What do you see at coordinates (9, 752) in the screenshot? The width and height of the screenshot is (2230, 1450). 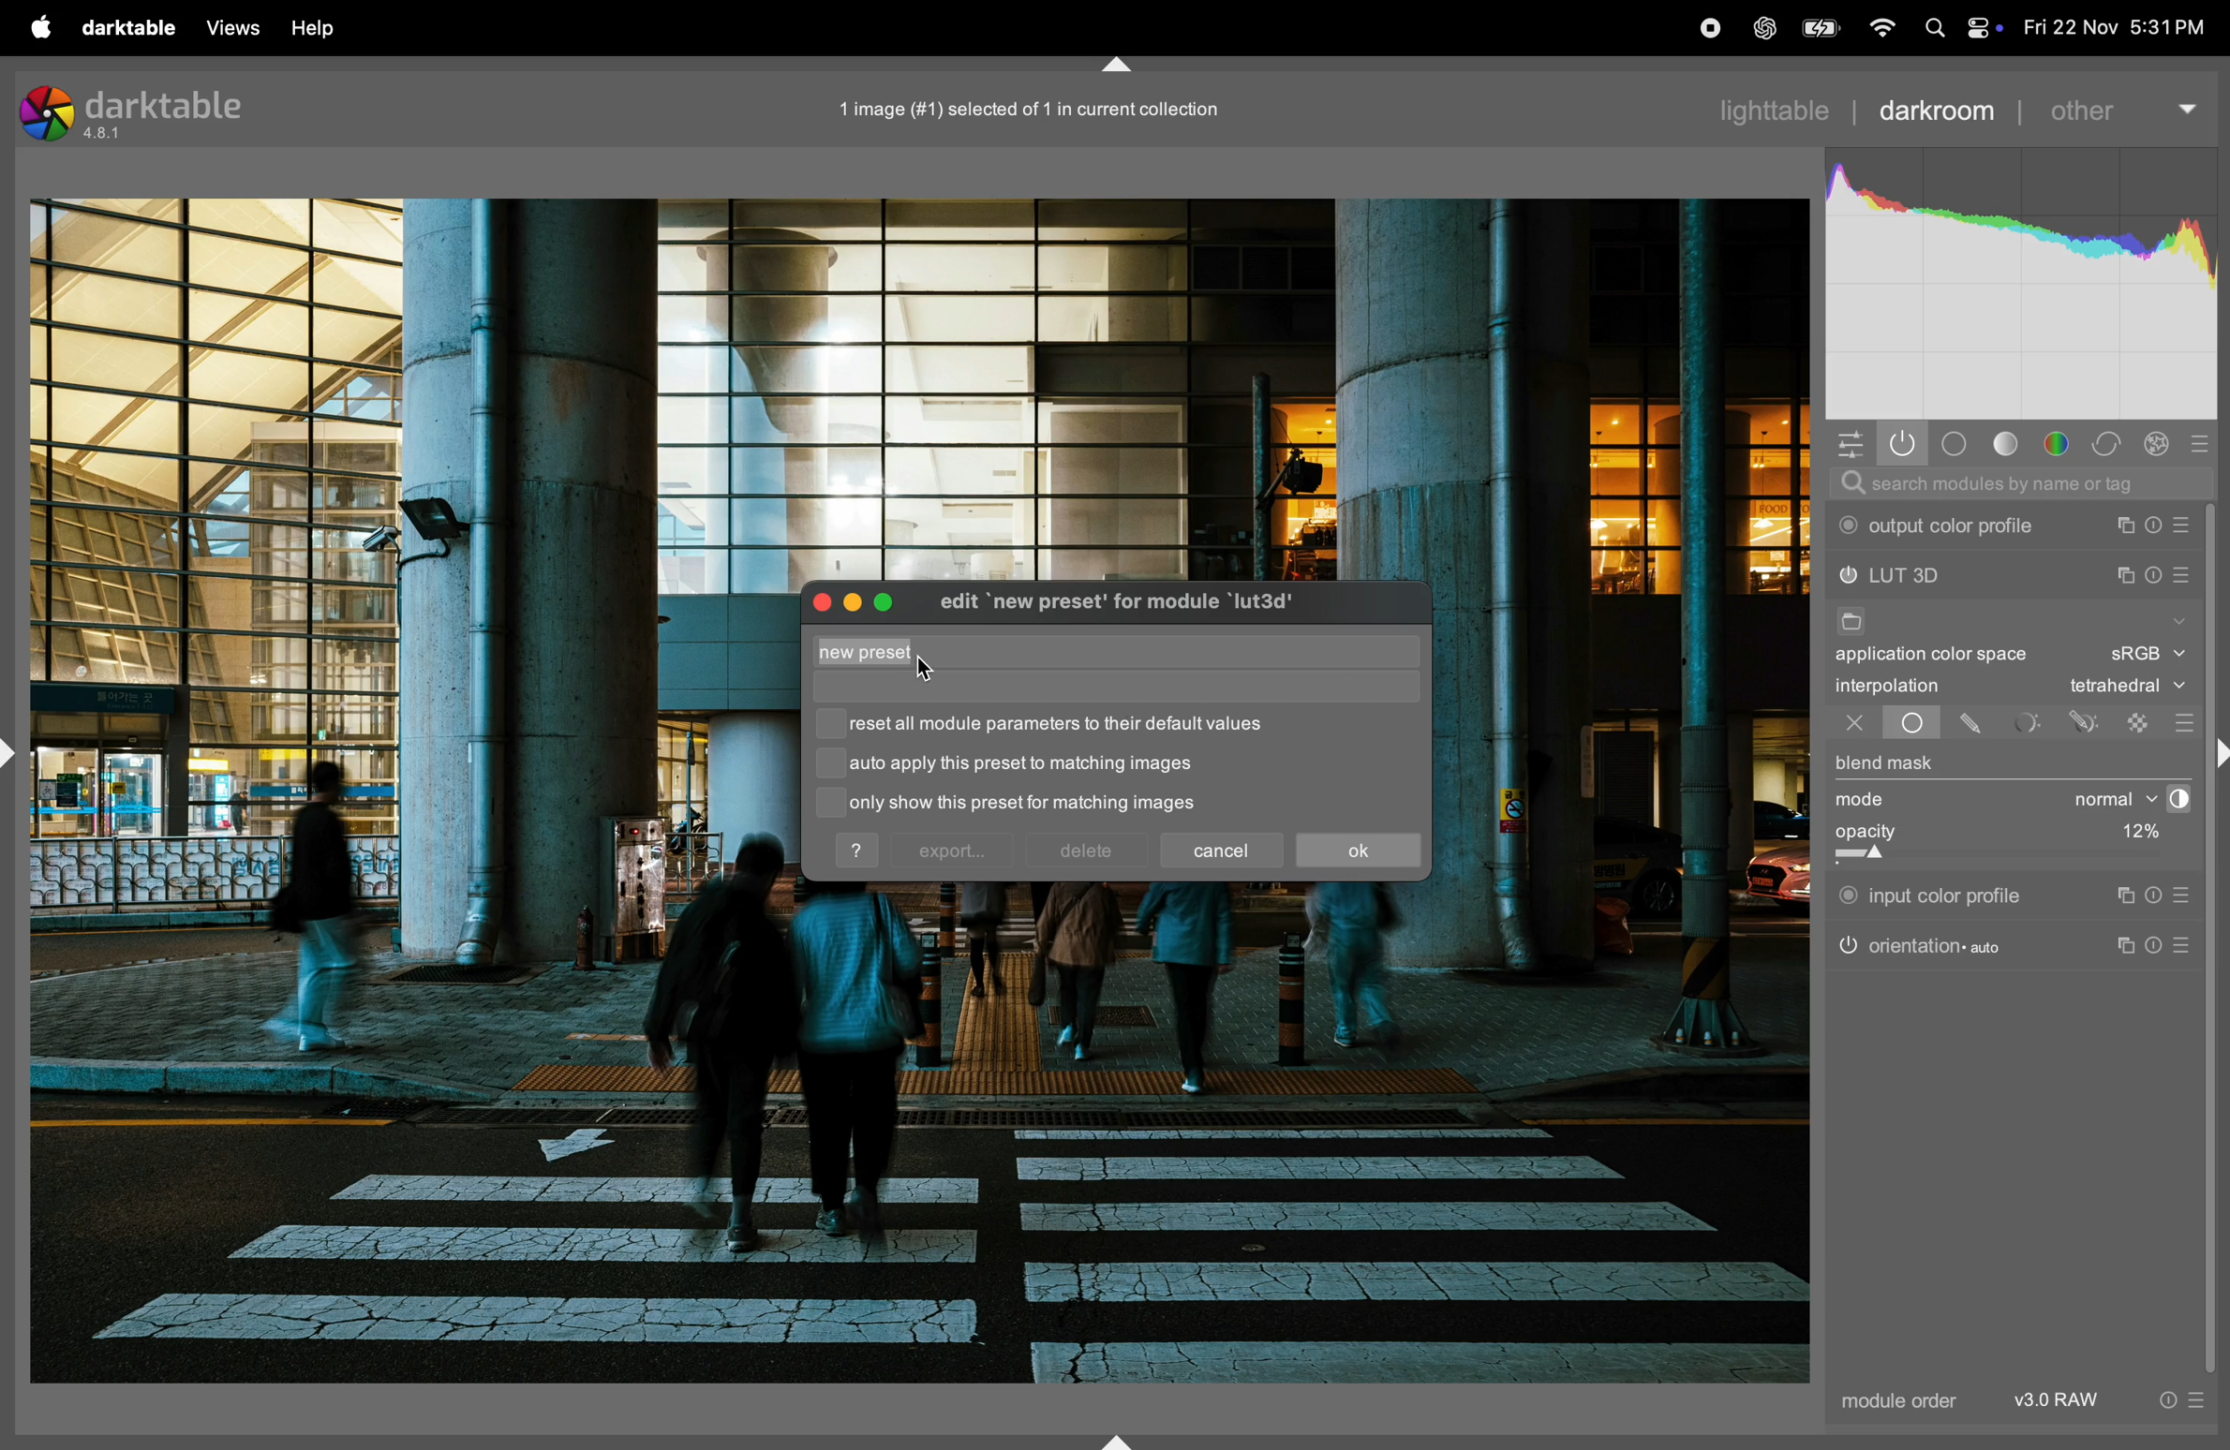 I see `shift+ctrl+l` at bounding box center [9, 752].